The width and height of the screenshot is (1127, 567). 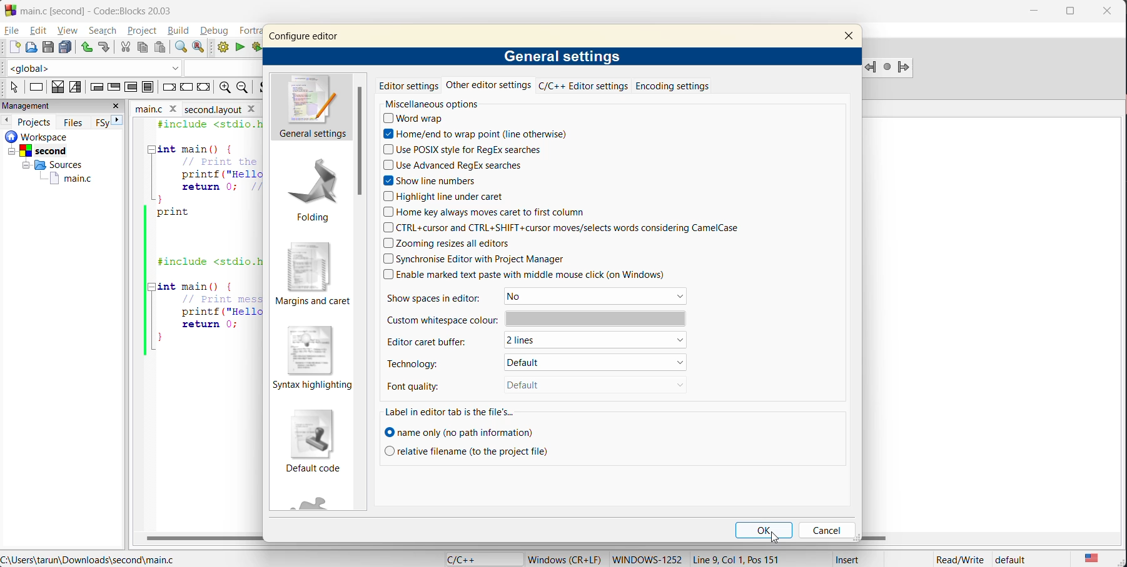 What do you see at coordinates (887, 67) in the screenshot?
I see `last jump` at bounding box center [887, 67].